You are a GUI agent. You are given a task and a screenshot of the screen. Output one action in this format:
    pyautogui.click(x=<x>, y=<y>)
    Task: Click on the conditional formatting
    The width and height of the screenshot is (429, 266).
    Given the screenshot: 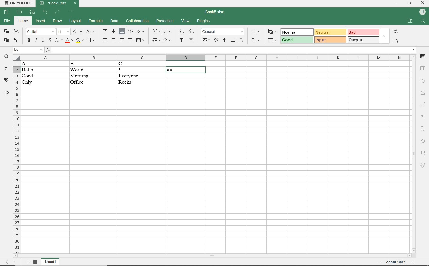 What is the action you would take?
    pyautogui.click(x=271, y=31)
    